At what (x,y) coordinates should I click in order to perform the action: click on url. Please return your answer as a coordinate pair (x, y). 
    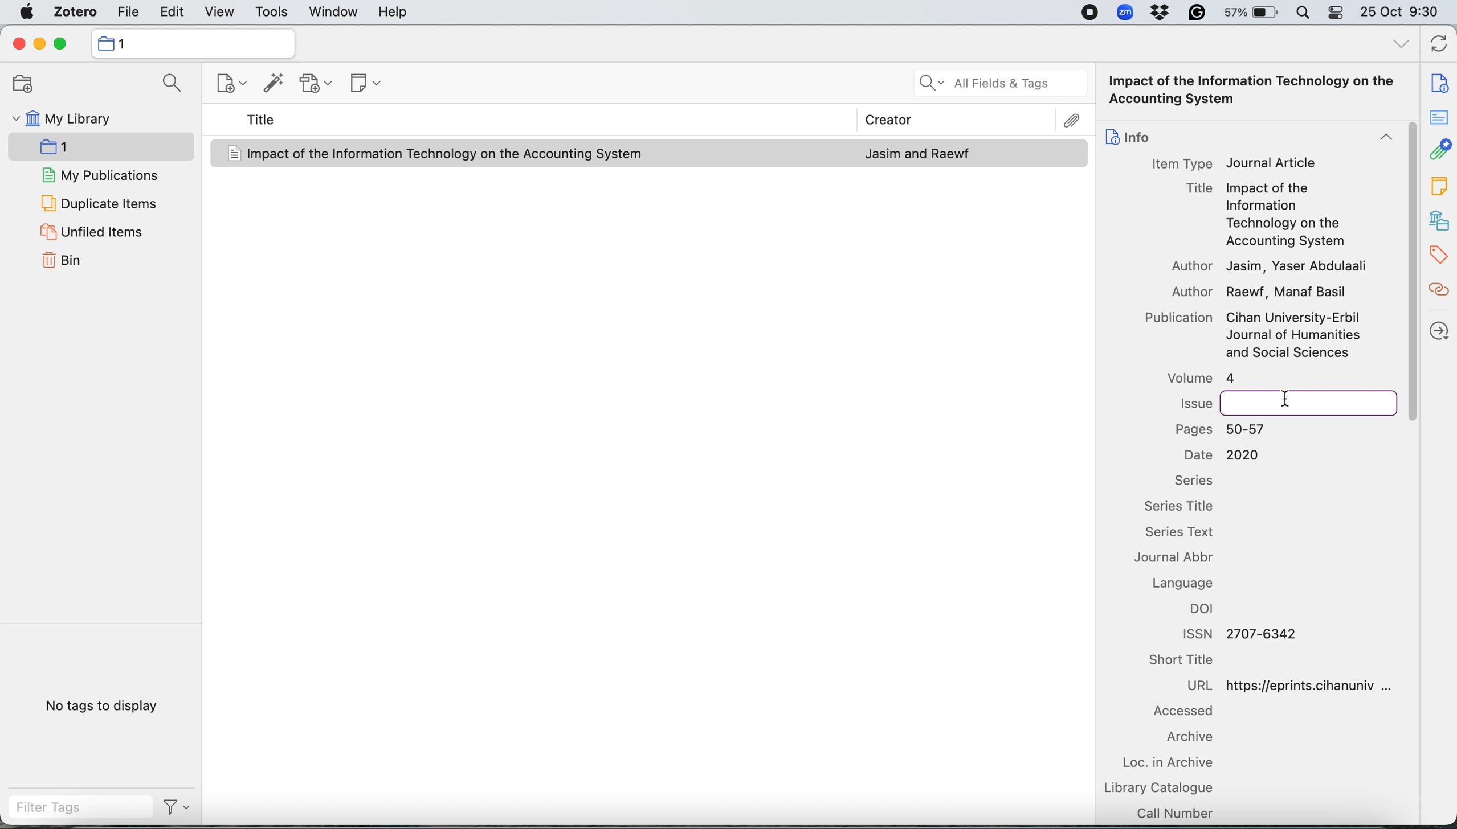
    Looking at the image, I should click on (1299, 684).